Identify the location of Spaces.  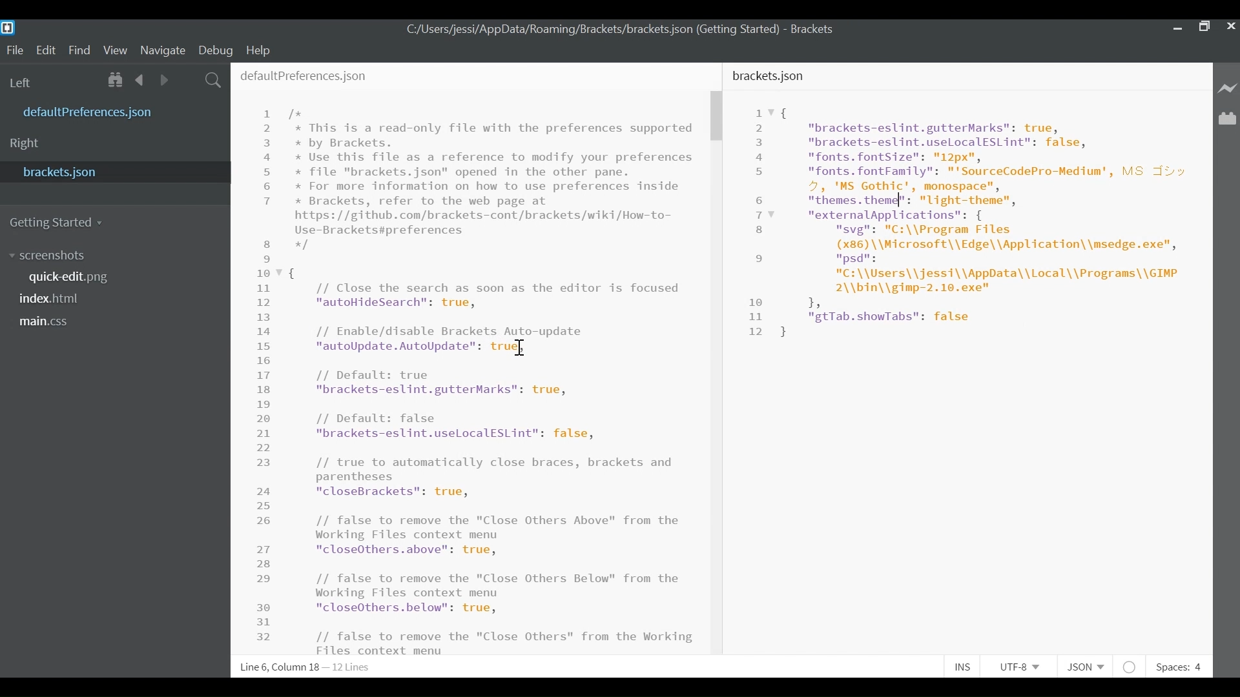
(1181, 667).